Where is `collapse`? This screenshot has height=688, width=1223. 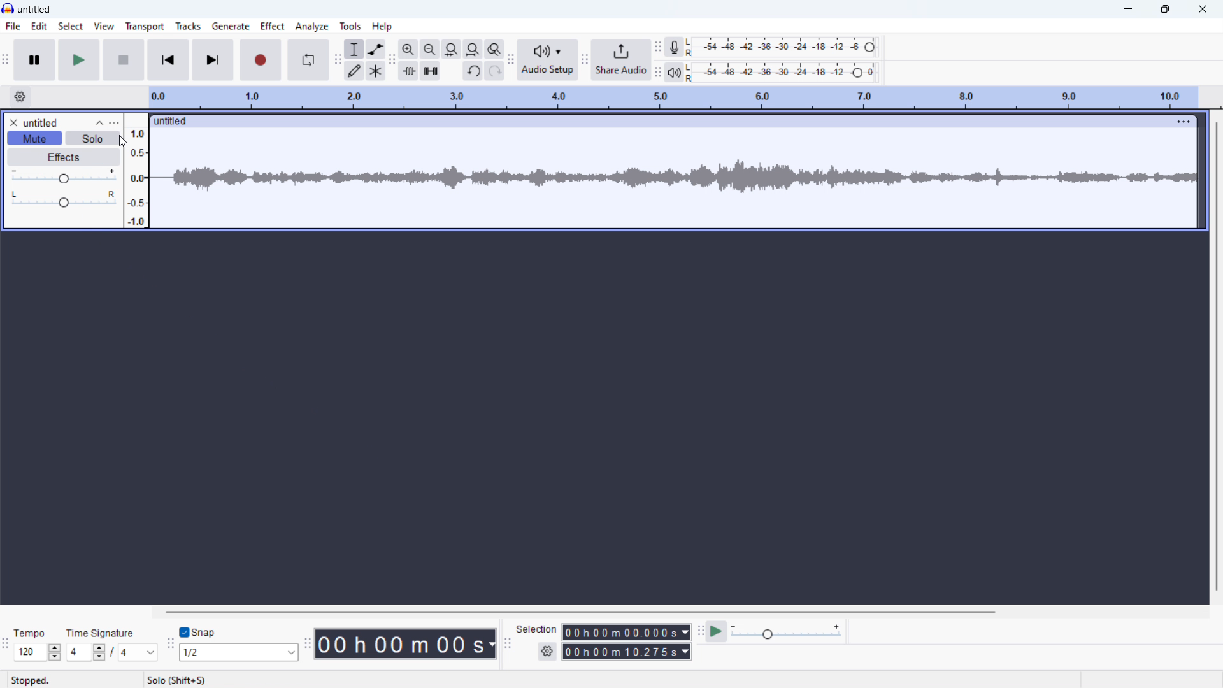 collapse is located at coordinates (99, 123).